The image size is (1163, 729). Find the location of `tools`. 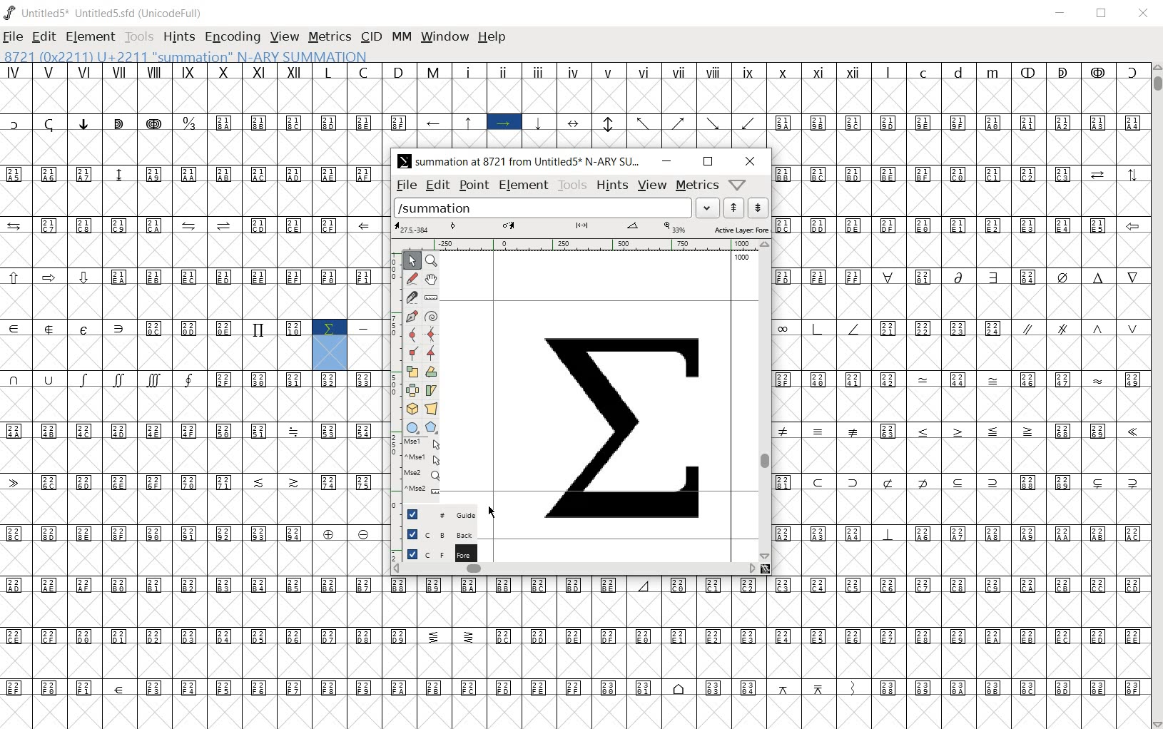

tools is located at coordinates (572, 185).